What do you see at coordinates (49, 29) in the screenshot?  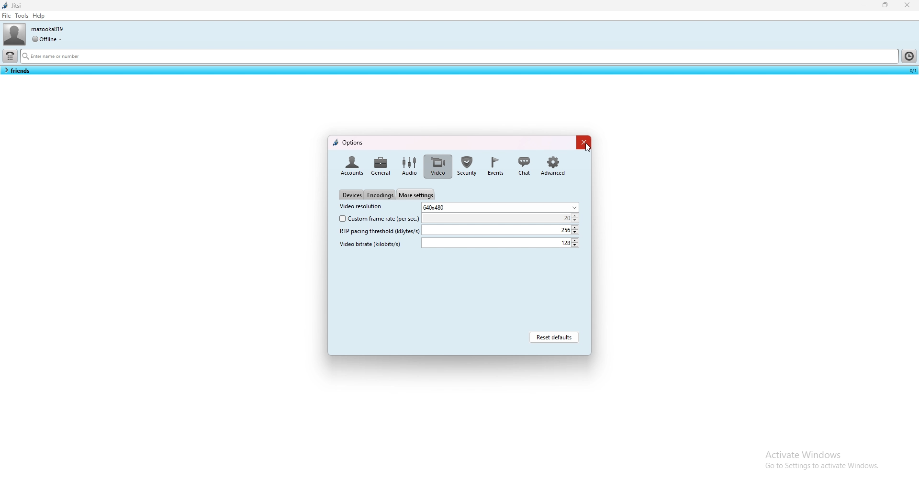 I see `username` at bounding box center [49, 29].